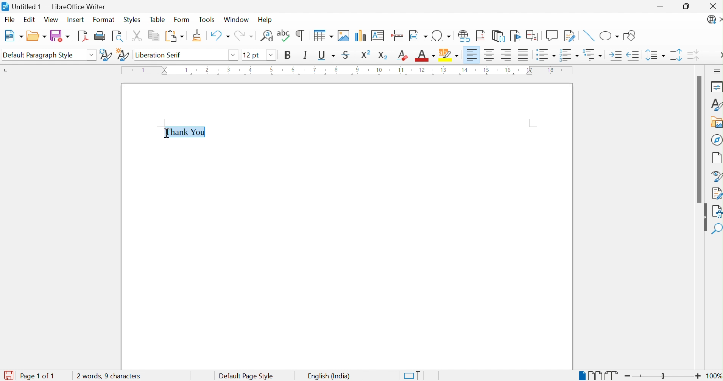  I want to click on Find, so click(717, 230).